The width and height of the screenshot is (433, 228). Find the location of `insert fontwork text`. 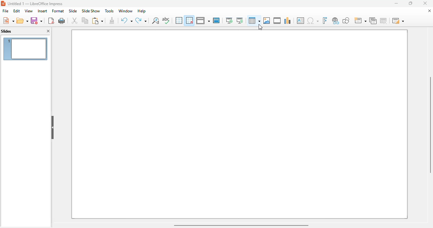

insert fontwork text is located at coordinates (325, 21).